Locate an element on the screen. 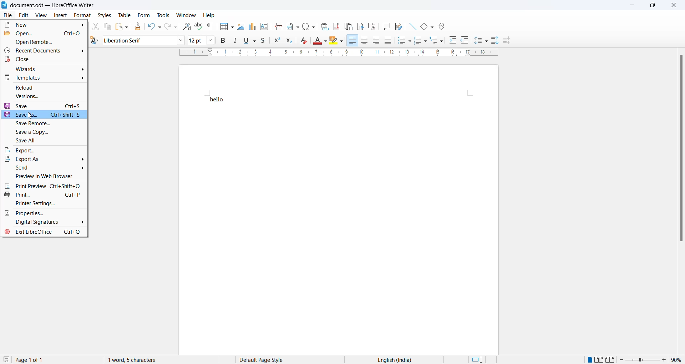 The width and height of the screenshot is (685, 364). Show track changes function is located at coordinates (399, 26).